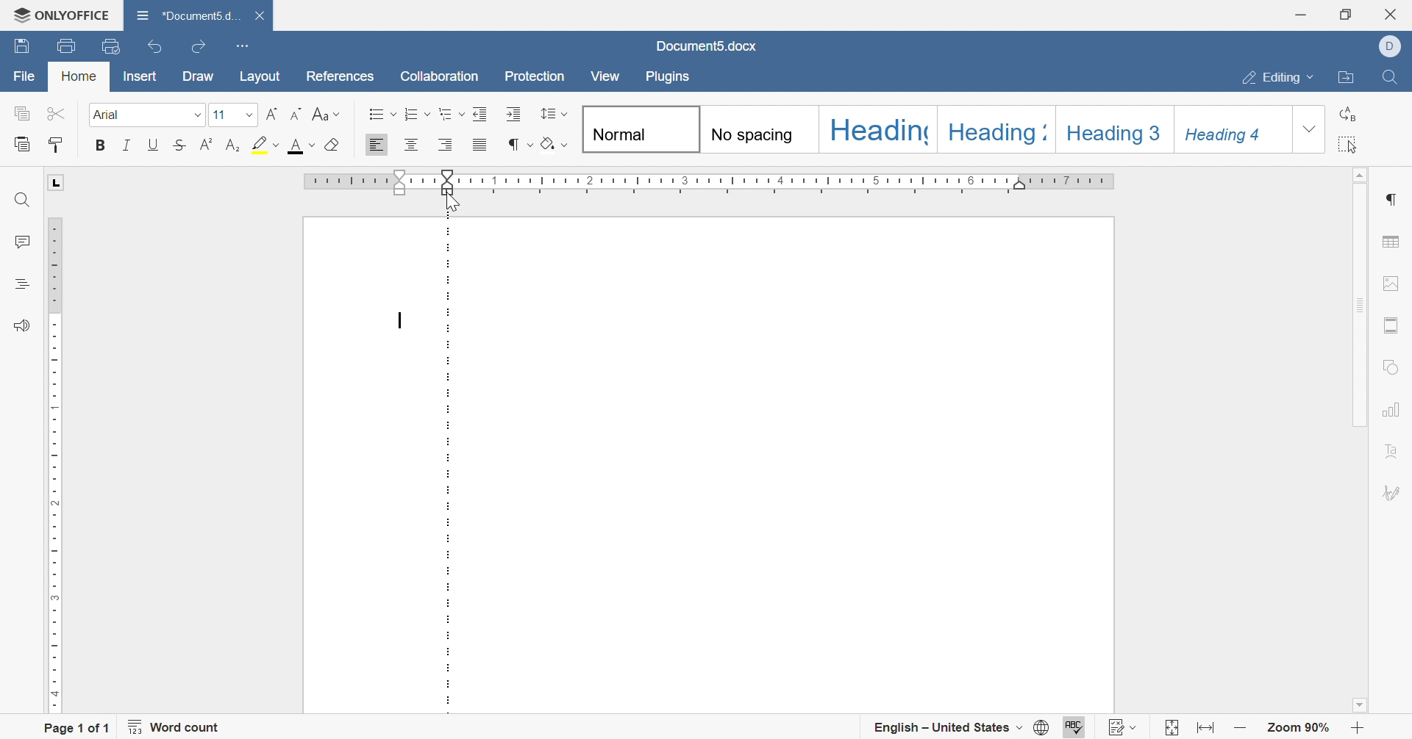 This screenshot has width=1412, height=739. I want to click on quick print, so click(113, 44).